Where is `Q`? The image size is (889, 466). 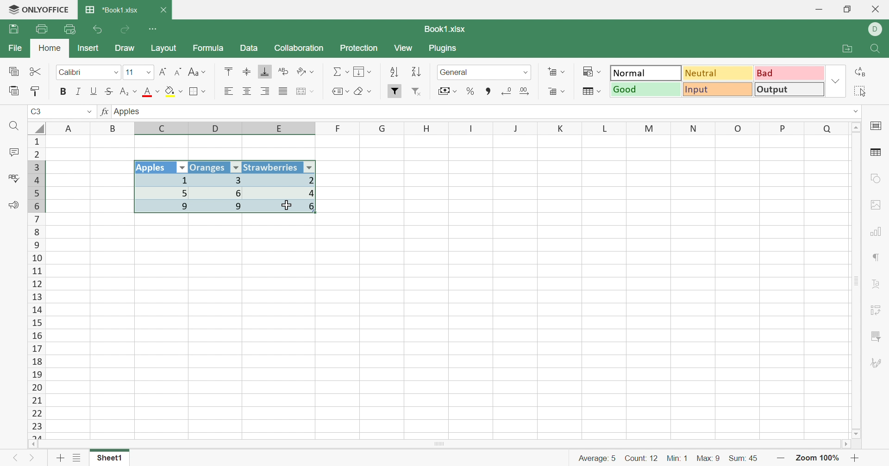 Q is located at coordinates (827, 128).